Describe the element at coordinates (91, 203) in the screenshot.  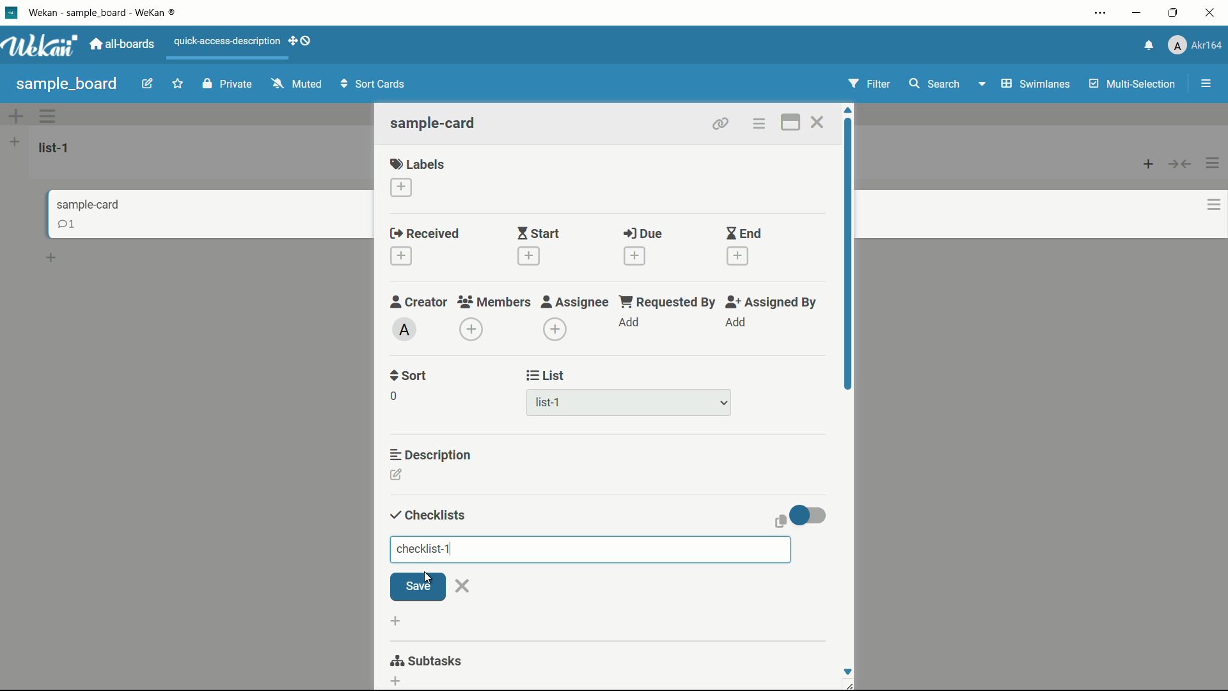
I see `sample-card` at that location.